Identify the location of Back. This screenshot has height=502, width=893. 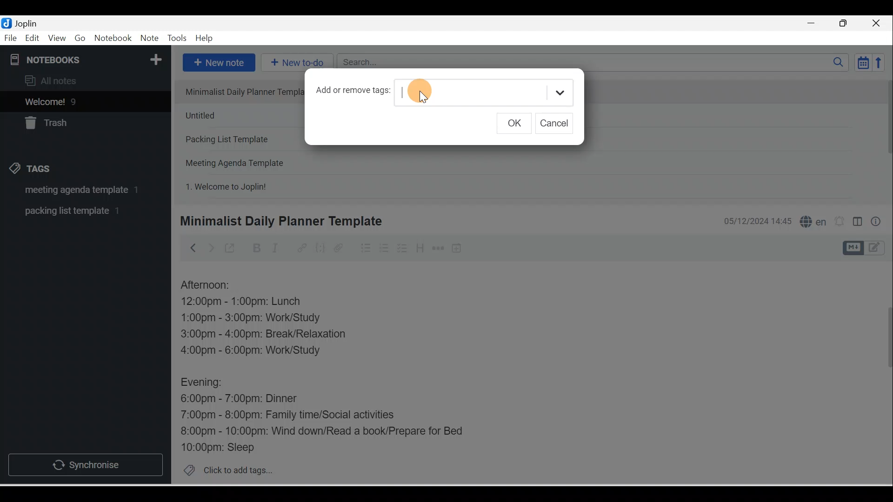
(189, 248).